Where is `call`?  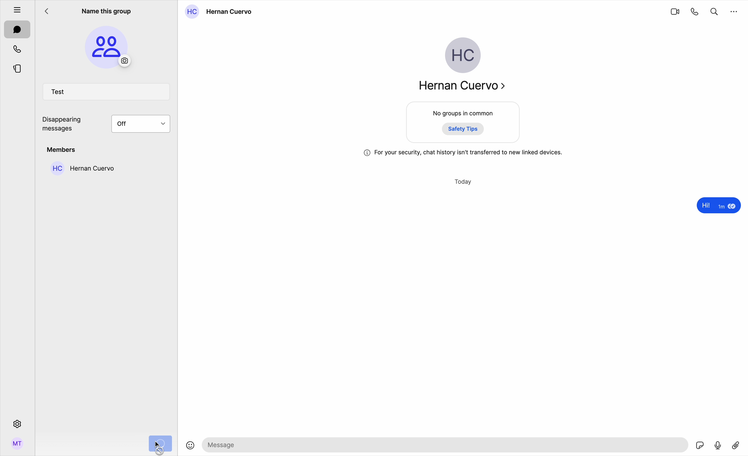 call is located at coordinates (695, 11).